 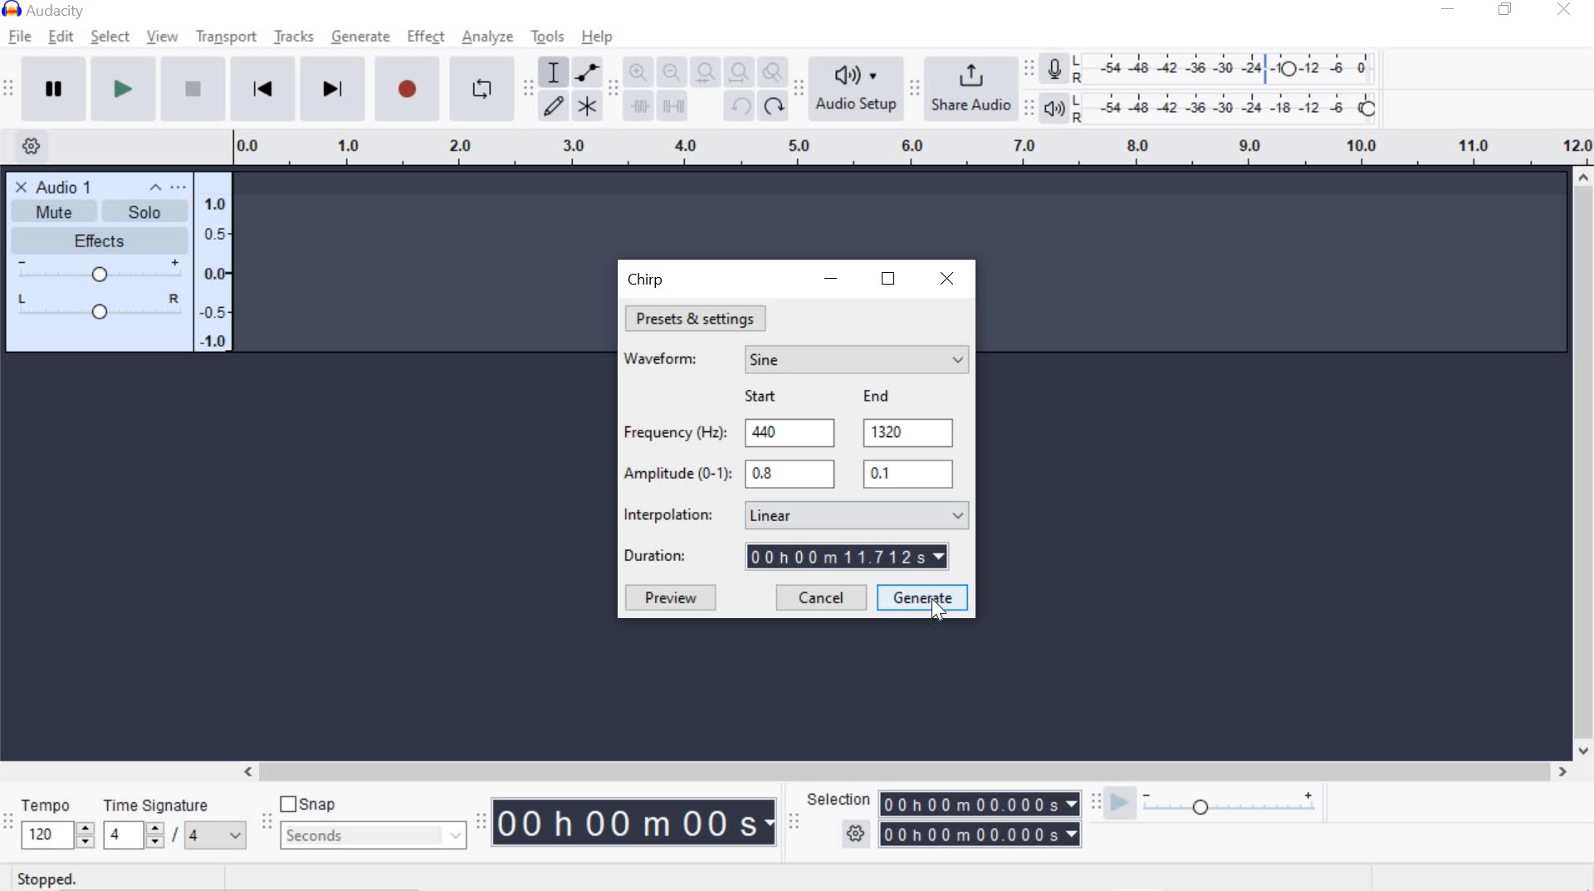 I want to click on stopped, so click(x=49, y=879).